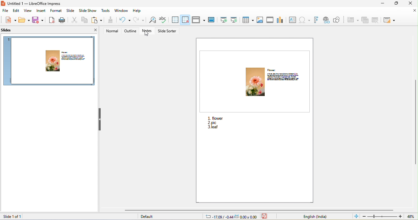  What do you see at coordinates (248, 19) in the screenshot?
I see `table` at bounding box center [248, 19].